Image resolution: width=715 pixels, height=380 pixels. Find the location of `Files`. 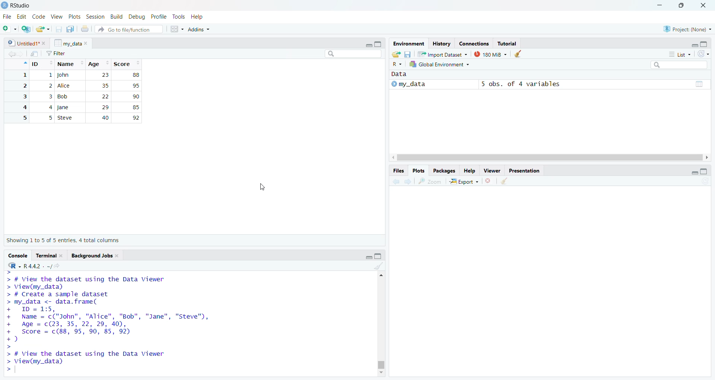

Files is located at coordinates (398, 171).